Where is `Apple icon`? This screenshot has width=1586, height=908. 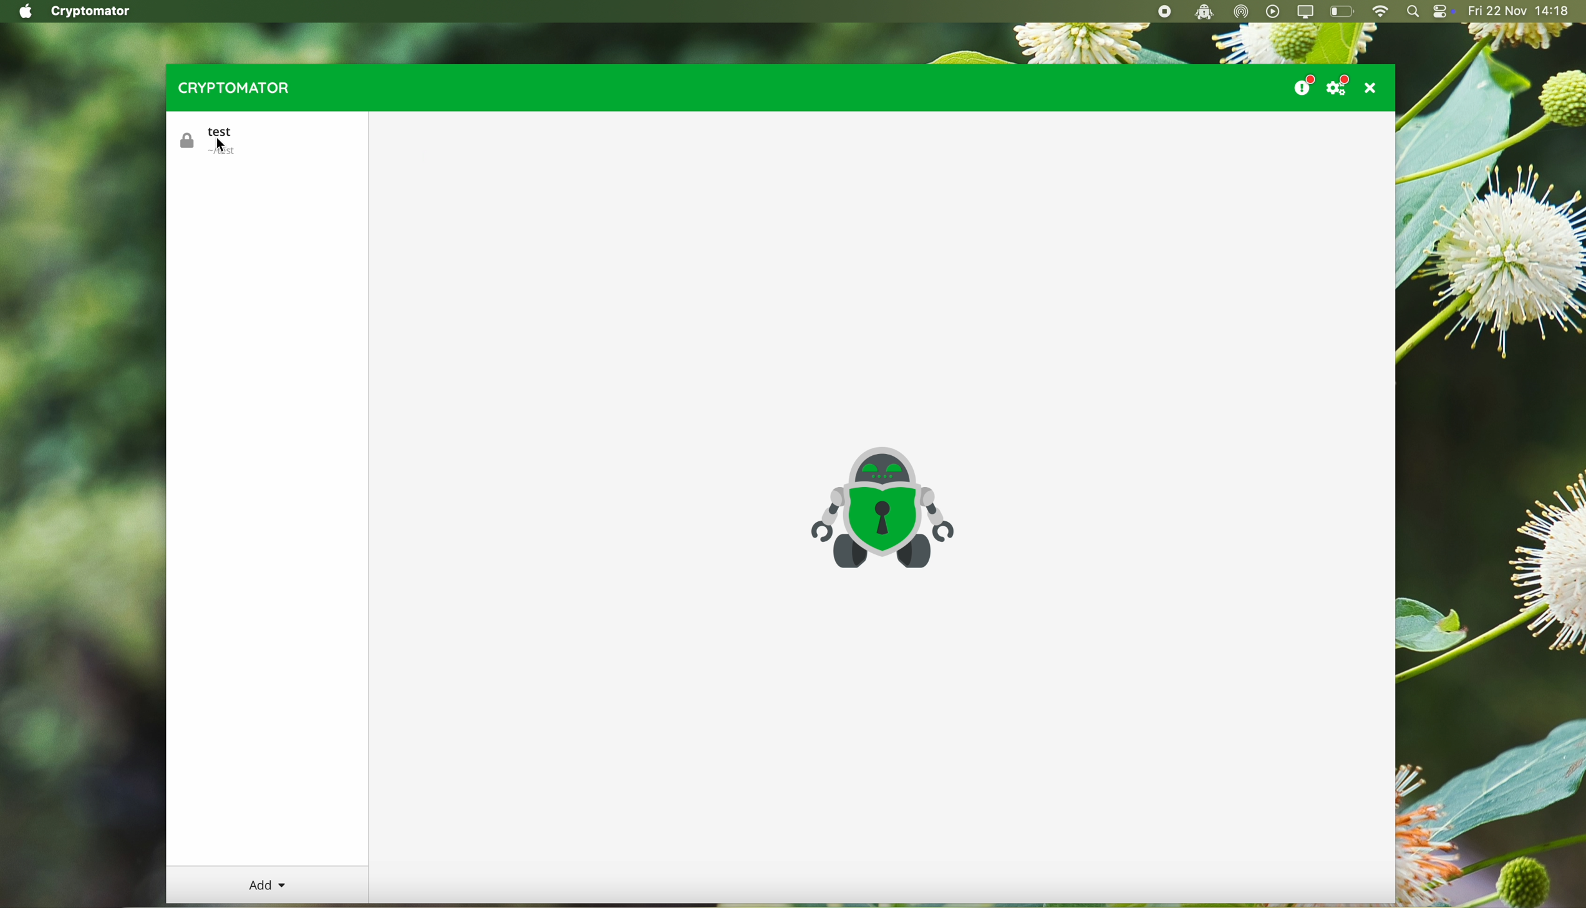
Apple icon is located at coordinates (22, 11).